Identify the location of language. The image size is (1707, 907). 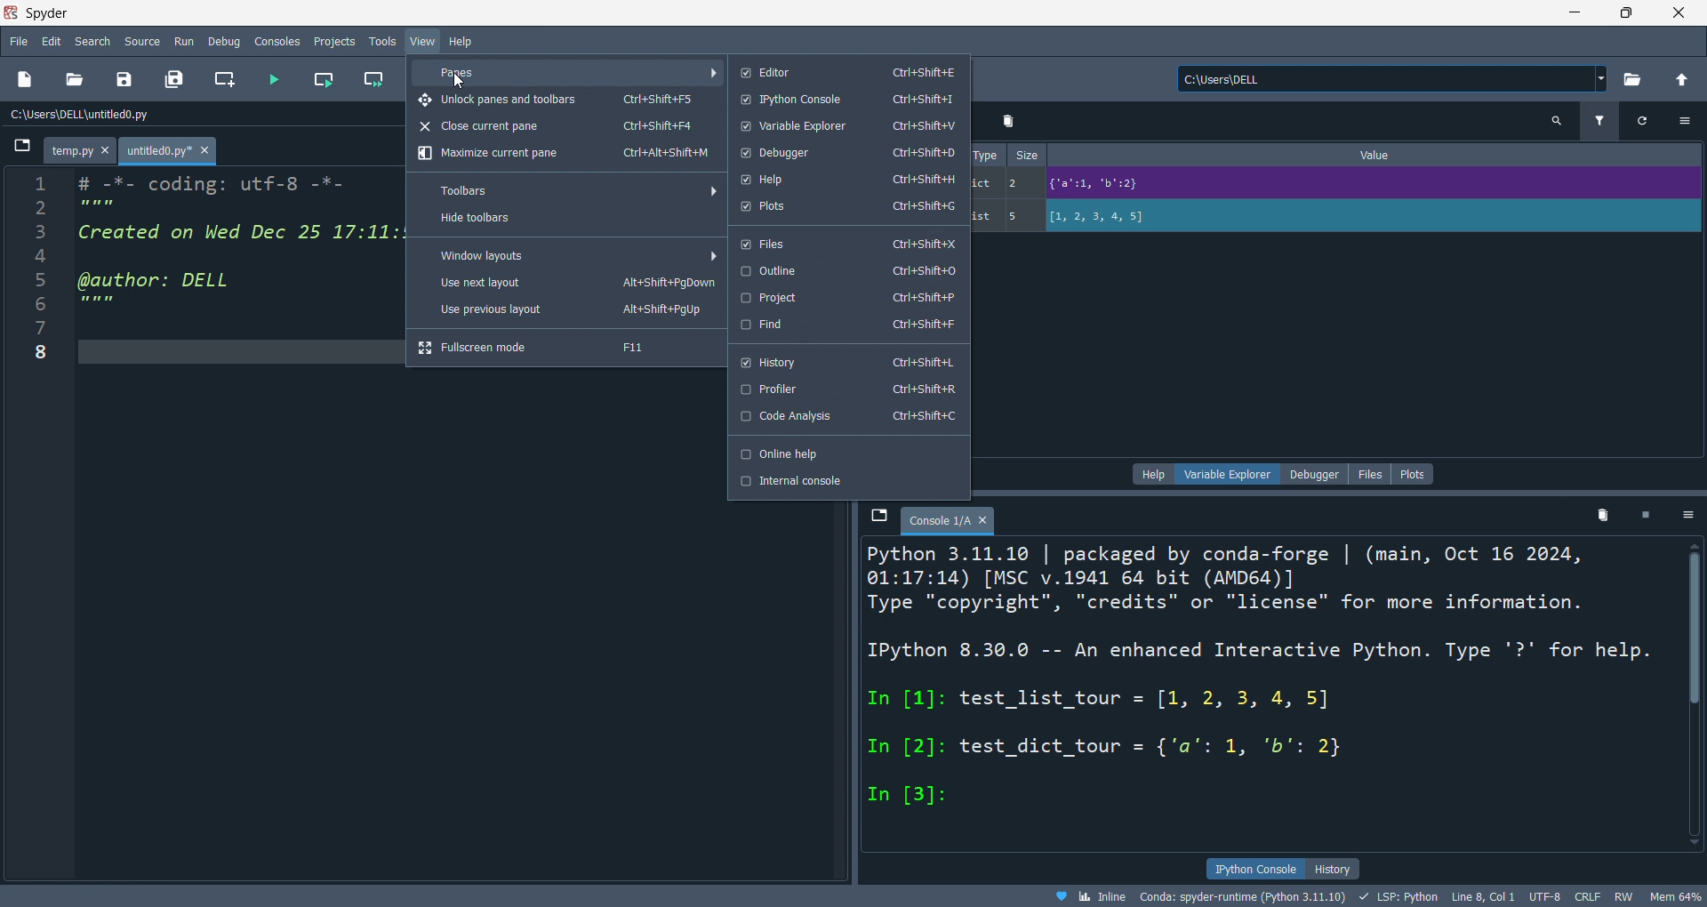
(1397, 896).